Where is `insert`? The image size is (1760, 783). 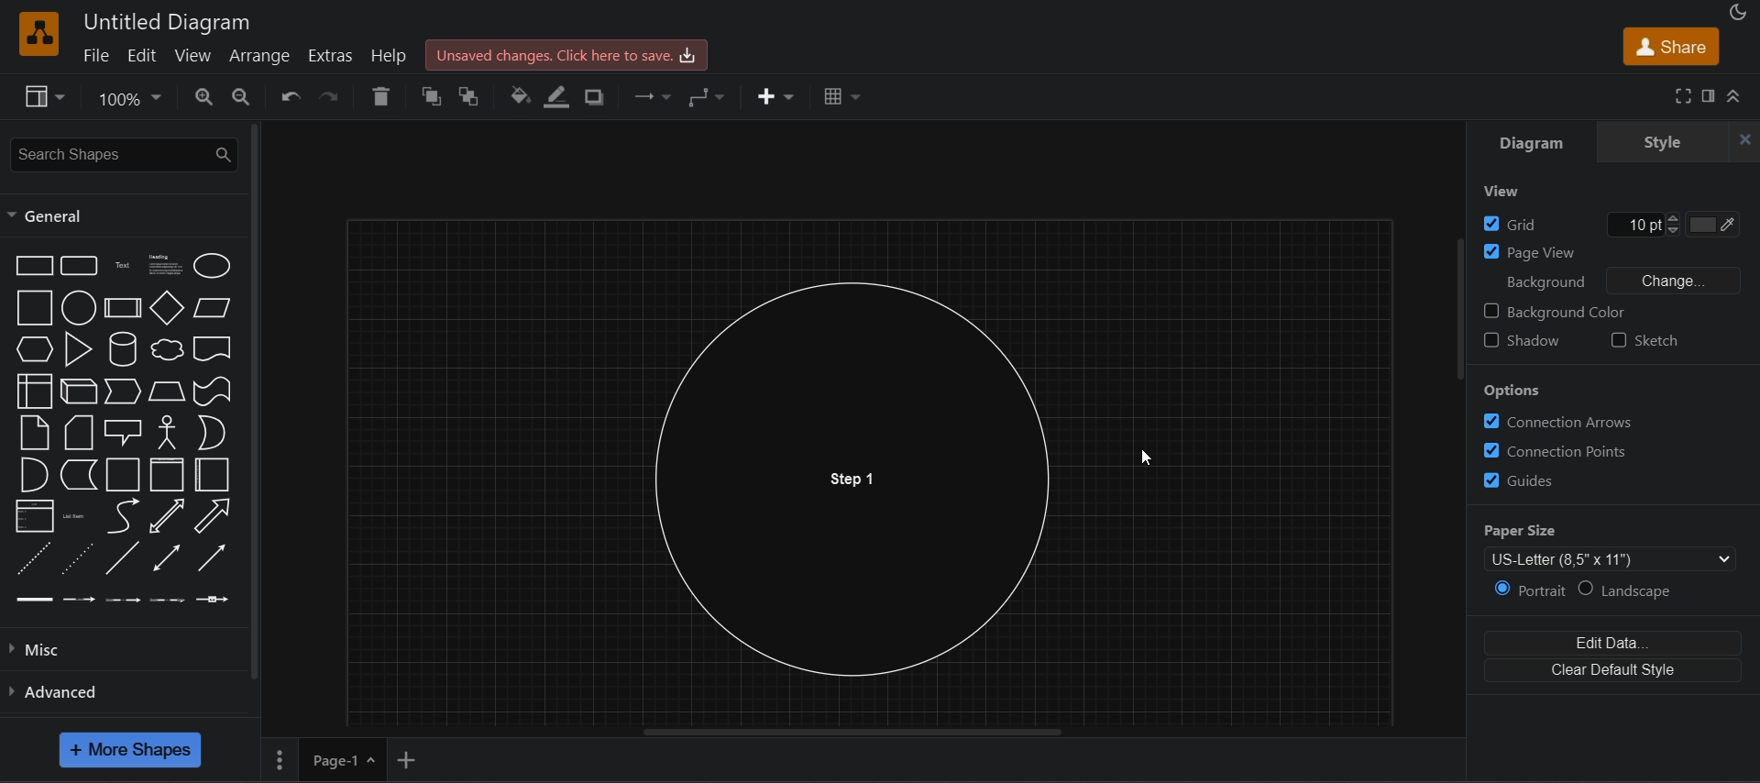
insert is located at coordinates (772, 97).